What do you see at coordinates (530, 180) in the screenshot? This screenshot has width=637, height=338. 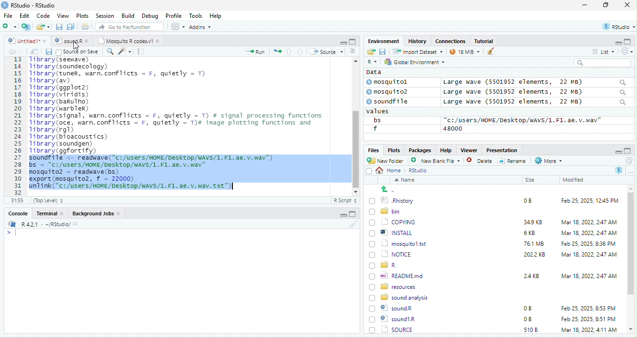 I see `Size` at bounding box center [530, 180].